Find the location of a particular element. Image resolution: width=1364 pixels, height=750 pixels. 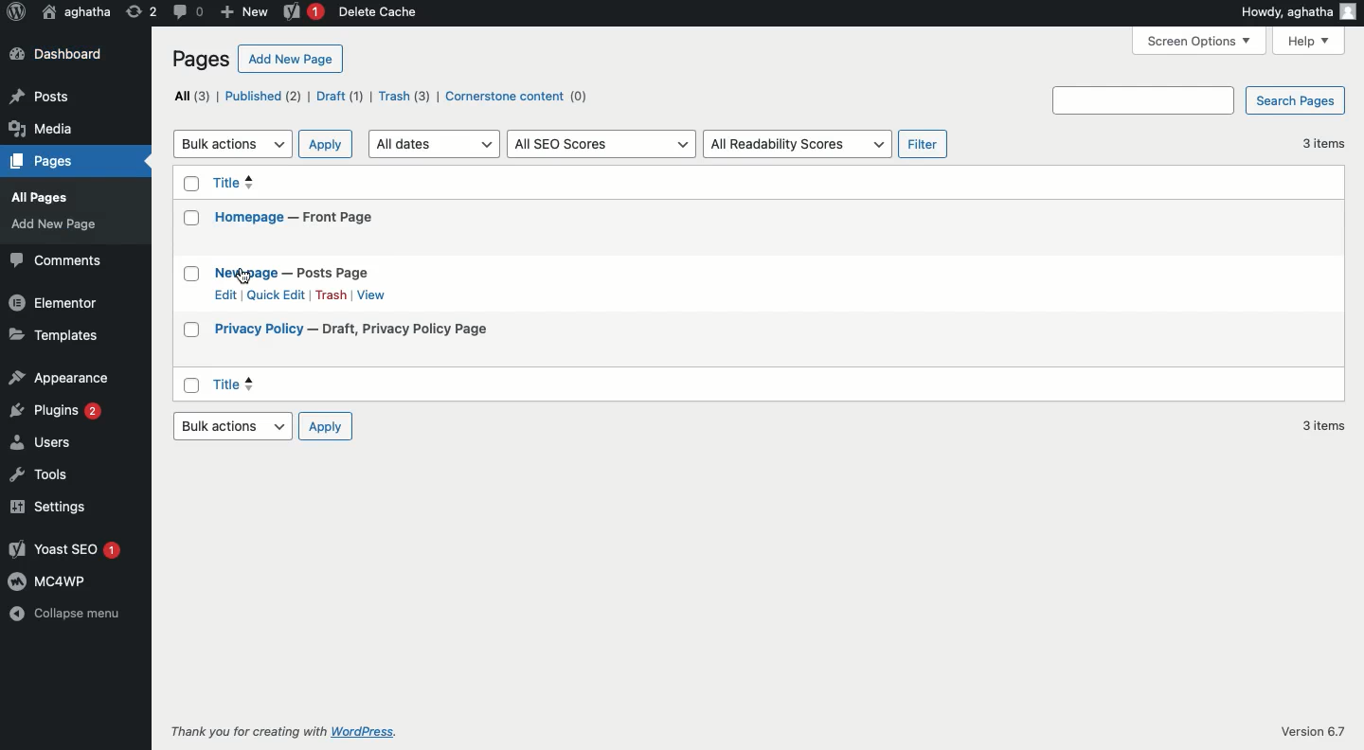

Add new page is located at coordinates (289, 59).